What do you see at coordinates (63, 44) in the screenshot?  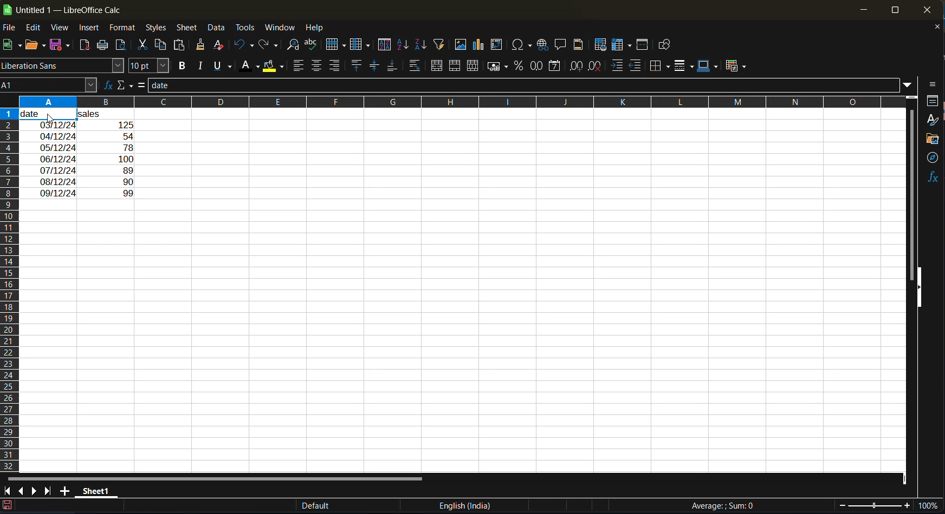 I see `save` at bounding box center [63, 44].